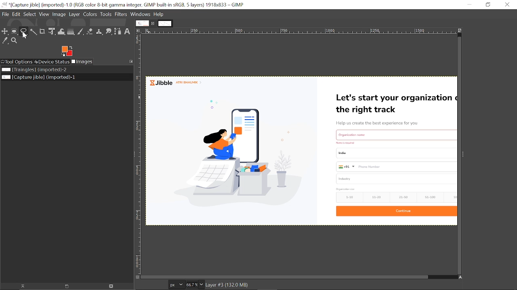 Image resolution: width=517 pixels, height=290 pixels. Describe the element at coordinates (128, 31) in the screenshot. I see `text tool` at that location.